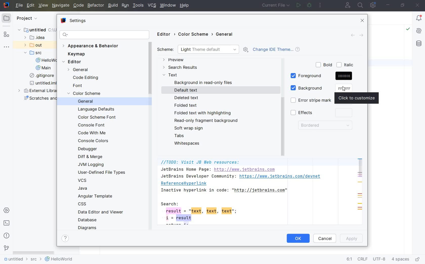  What do you see at coordinates (359, 98) in the screenshot?
I see `CLICK TO CUSTOMIZE` at bounding box center [359, 98].